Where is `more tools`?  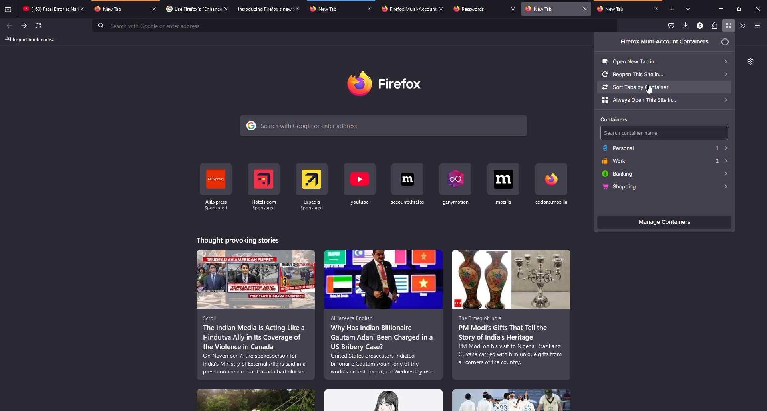 more tools is located at coordinates (742, 25).